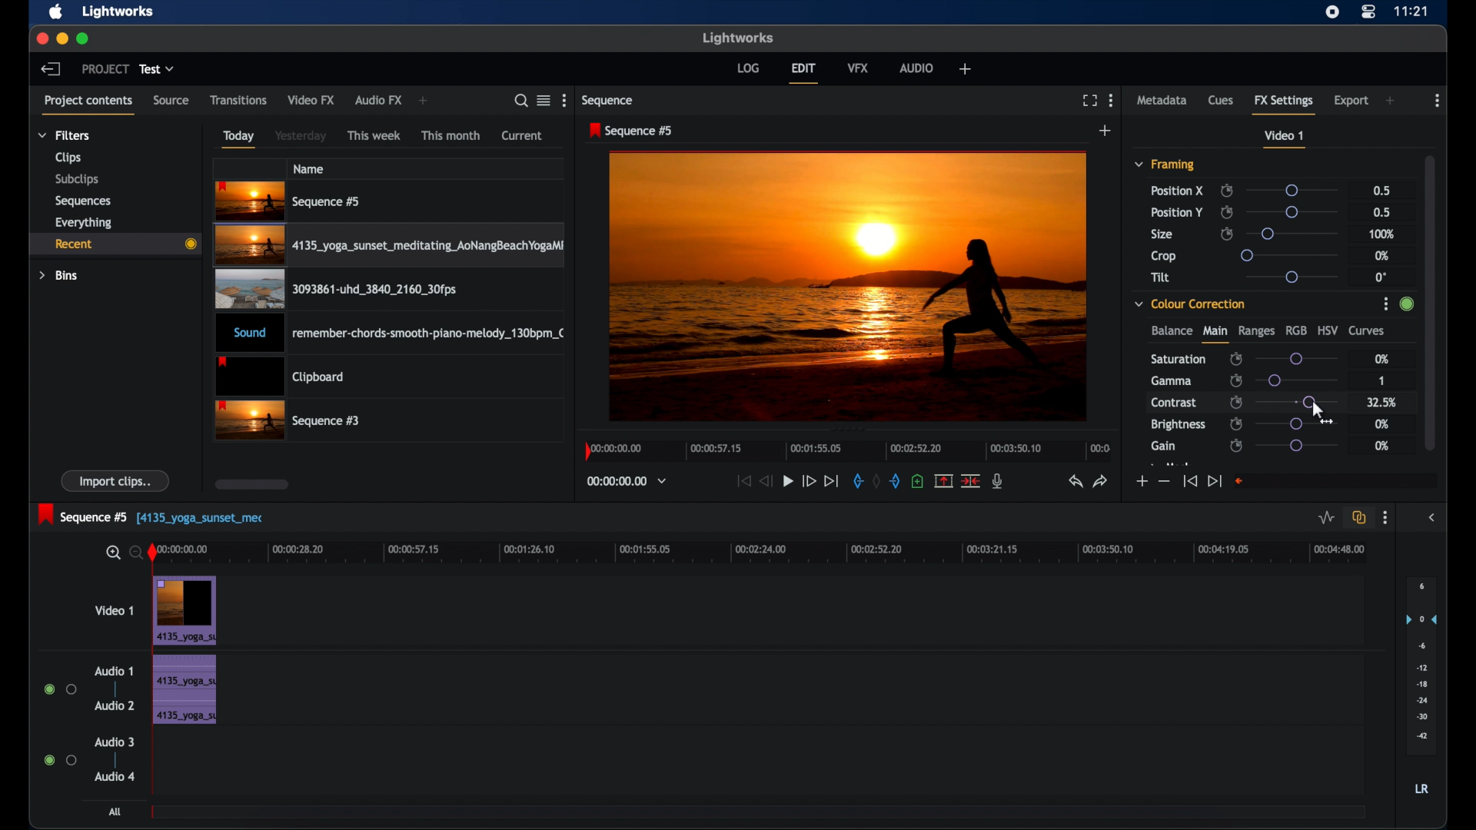  I want to click on this week, so click(374, 136).